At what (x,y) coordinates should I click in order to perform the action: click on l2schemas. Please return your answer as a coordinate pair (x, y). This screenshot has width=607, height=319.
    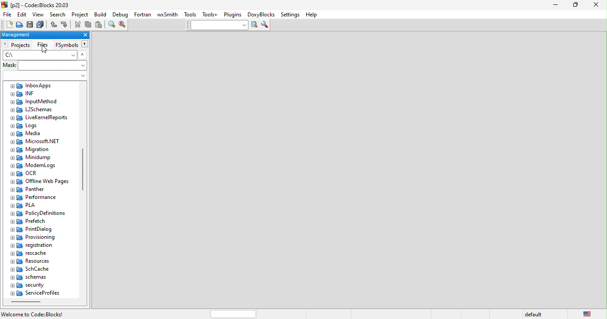
    Looking at the image, I should click on (39, 109).